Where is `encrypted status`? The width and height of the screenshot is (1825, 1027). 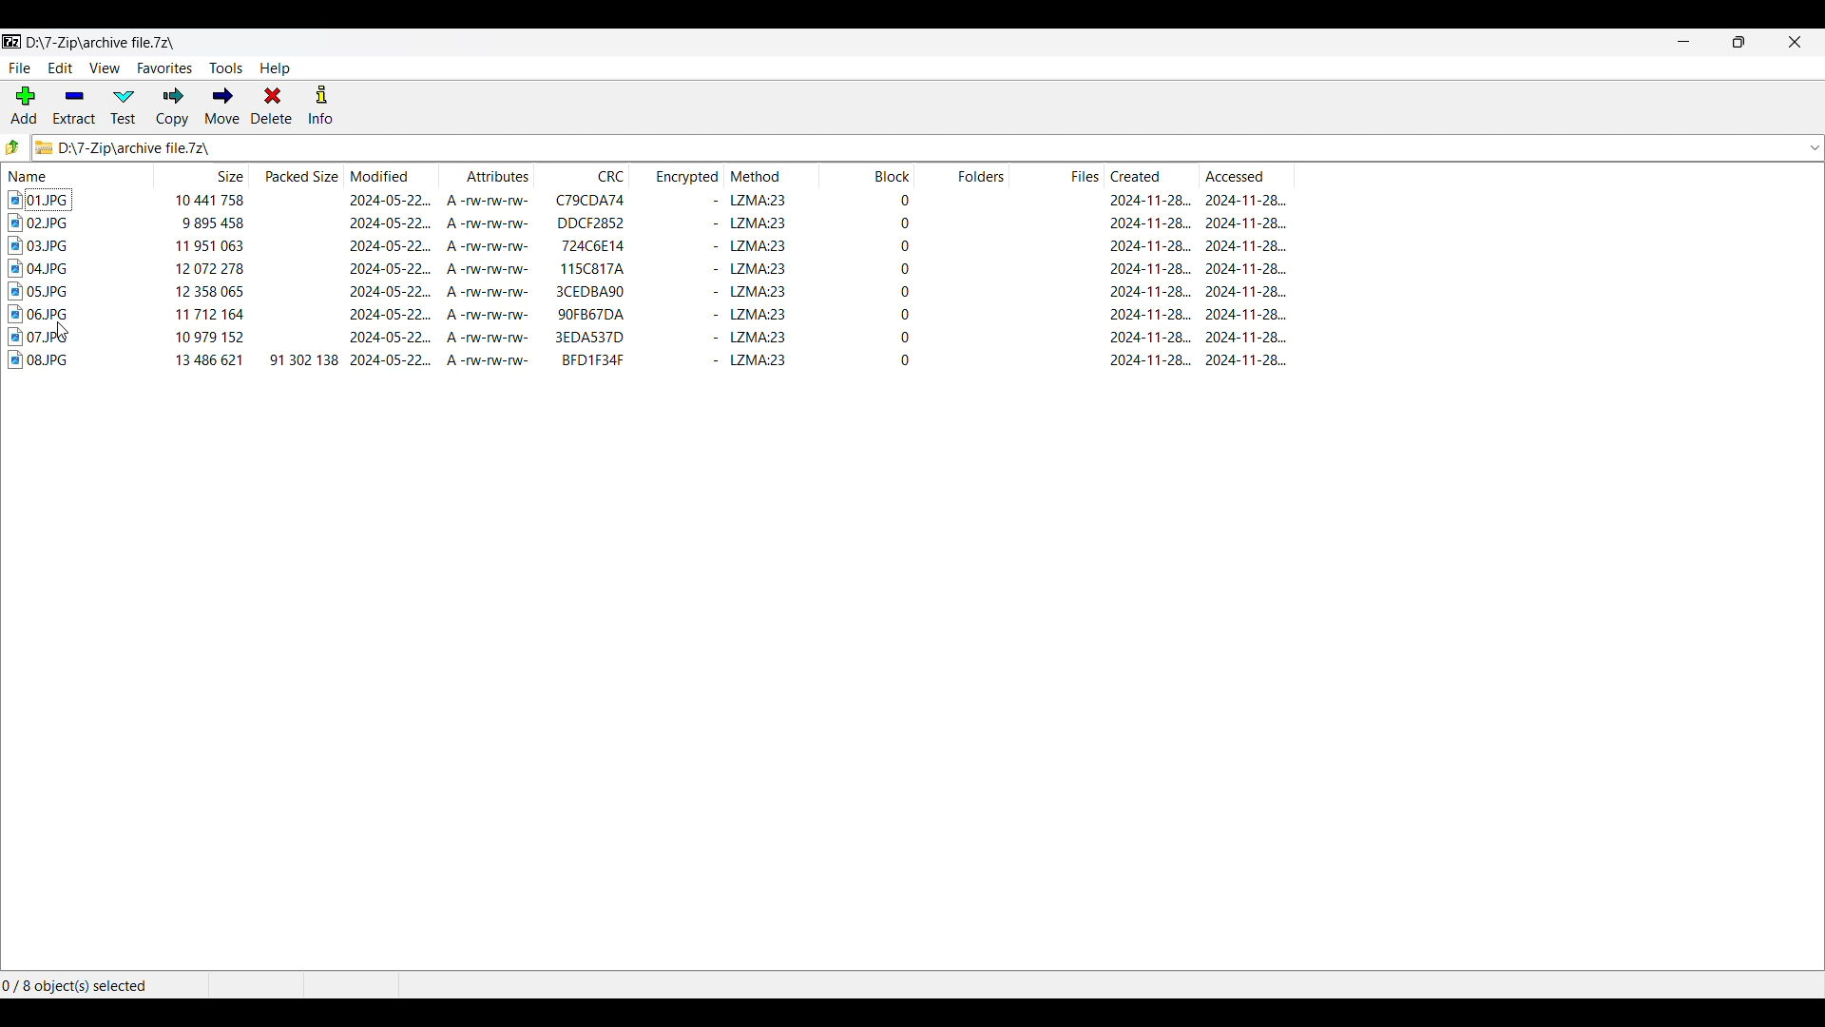
encrypted status is located at coordinates (713, 245).